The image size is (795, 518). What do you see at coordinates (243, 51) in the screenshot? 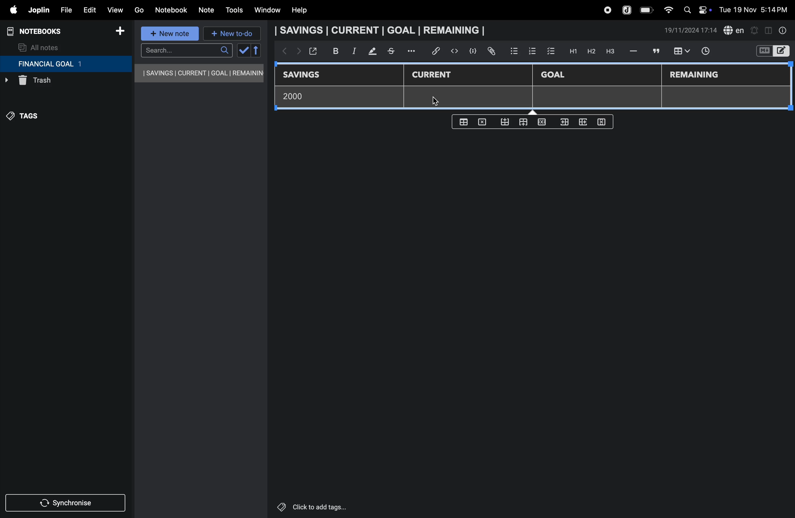
I see `check` at bounding box center [243, 51].